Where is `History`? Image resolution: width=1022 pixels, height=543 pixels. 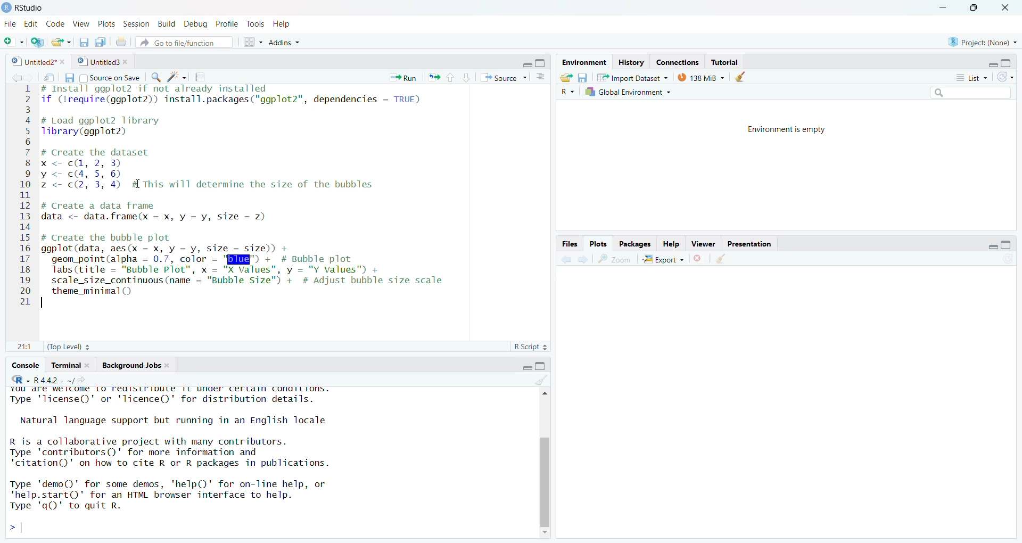 History is located at coordinates (630, 61).